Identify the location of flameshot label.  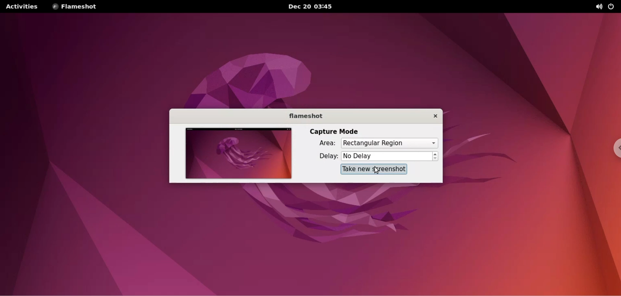
(306, 115).